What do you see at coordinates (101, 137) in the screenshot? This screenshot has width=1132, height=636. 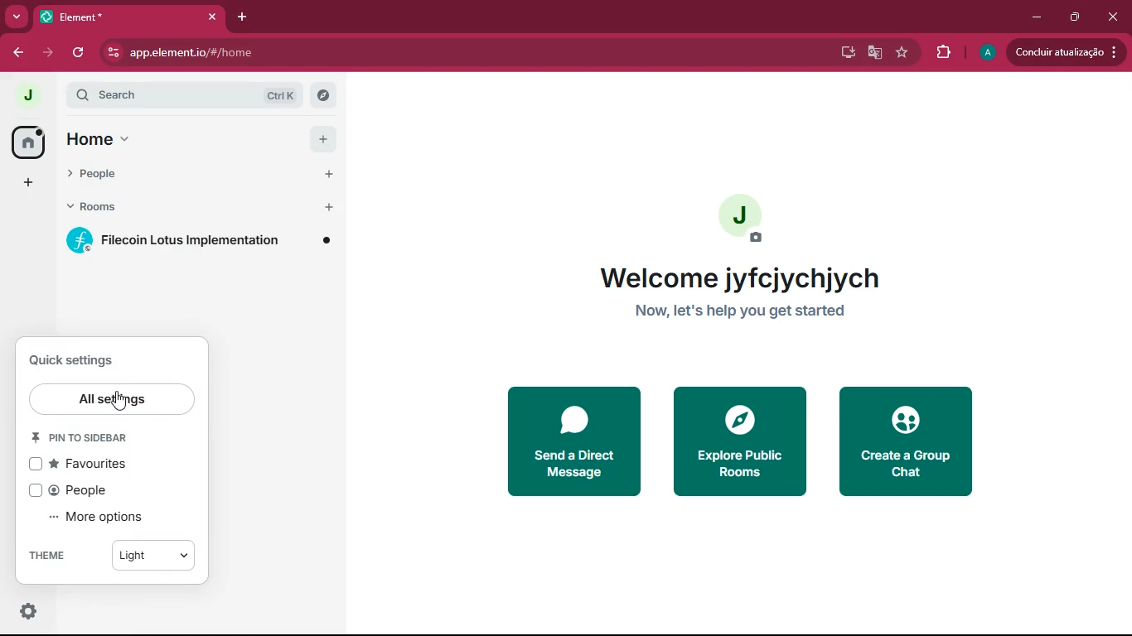 I see `home` at bounding box center [101, 137].